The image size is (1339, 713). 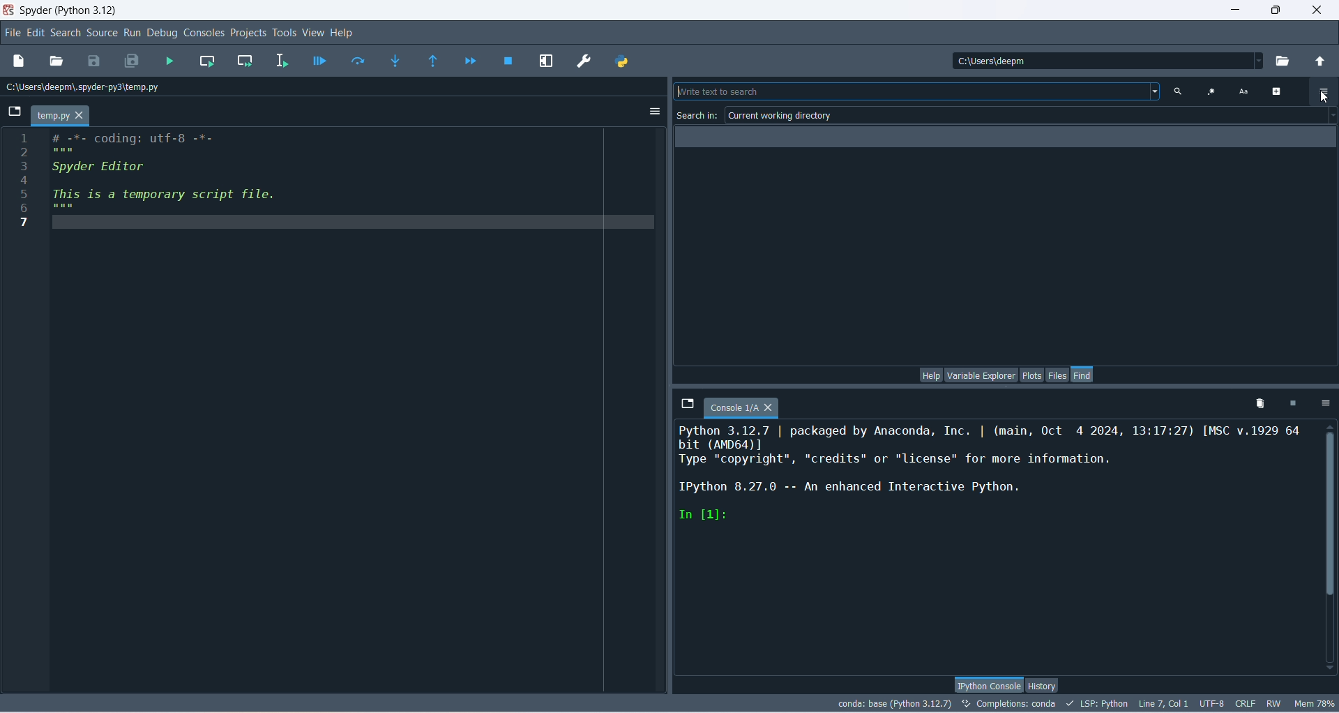 What do you see at coordinates (1105, 61) in the screenshot?
I see `location` at bounding box center [1105, 61].